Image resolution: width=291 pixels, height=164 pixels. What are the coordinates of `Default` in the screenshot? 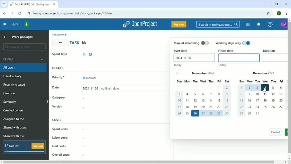 It's located at (23, 59).